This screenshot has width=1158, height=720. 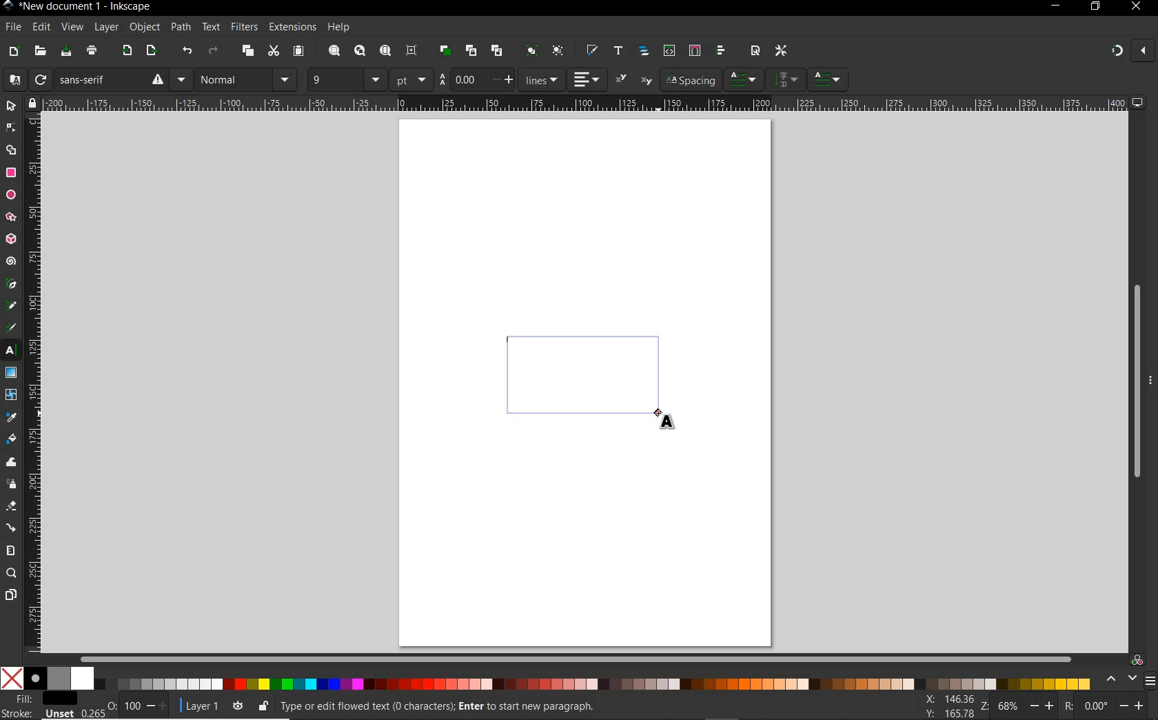 What do you see at coordinates (11, 241) in the screenshot?
I see `3d box tool` at bounding box center [11, 241].